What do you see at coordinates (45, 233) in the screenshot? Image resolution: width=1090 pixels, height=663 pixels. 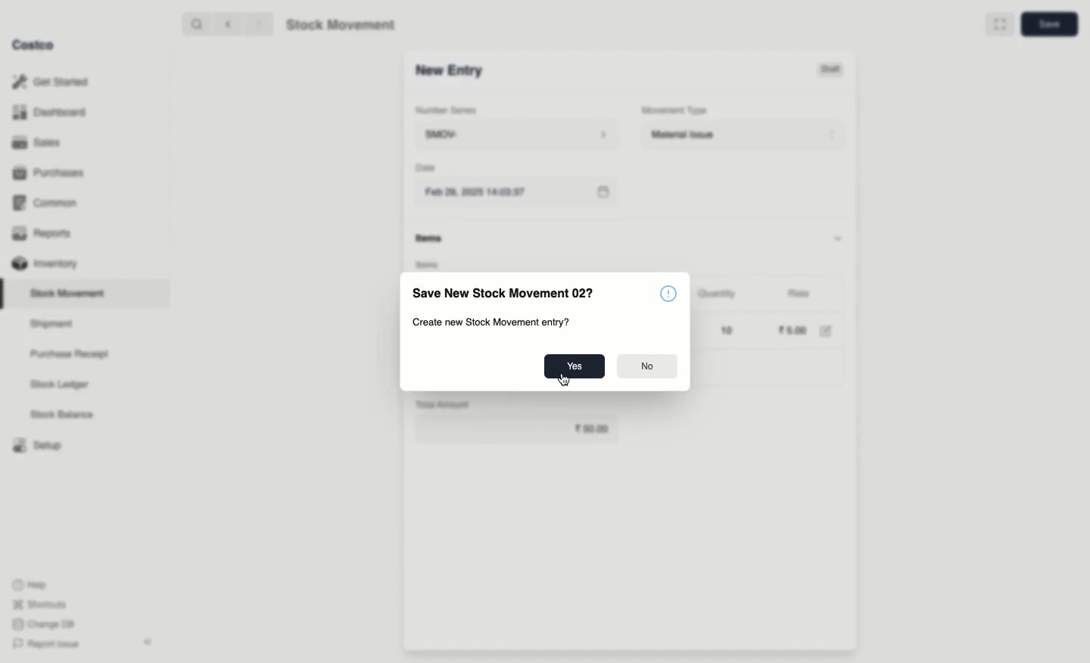 I see `Reports` at bounding box center [45, 233].